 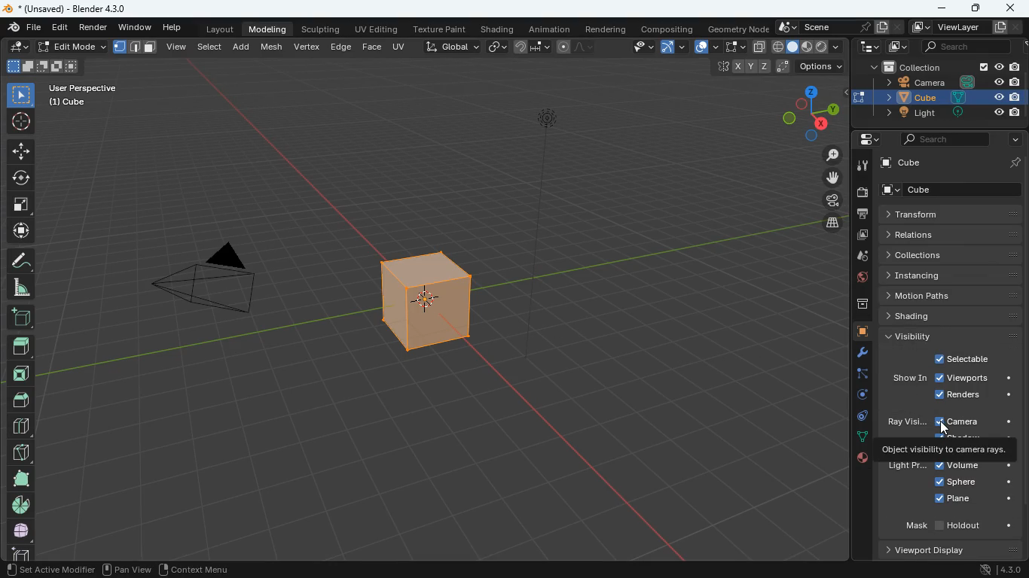 I want to click on control, so click(x=857, y=417).